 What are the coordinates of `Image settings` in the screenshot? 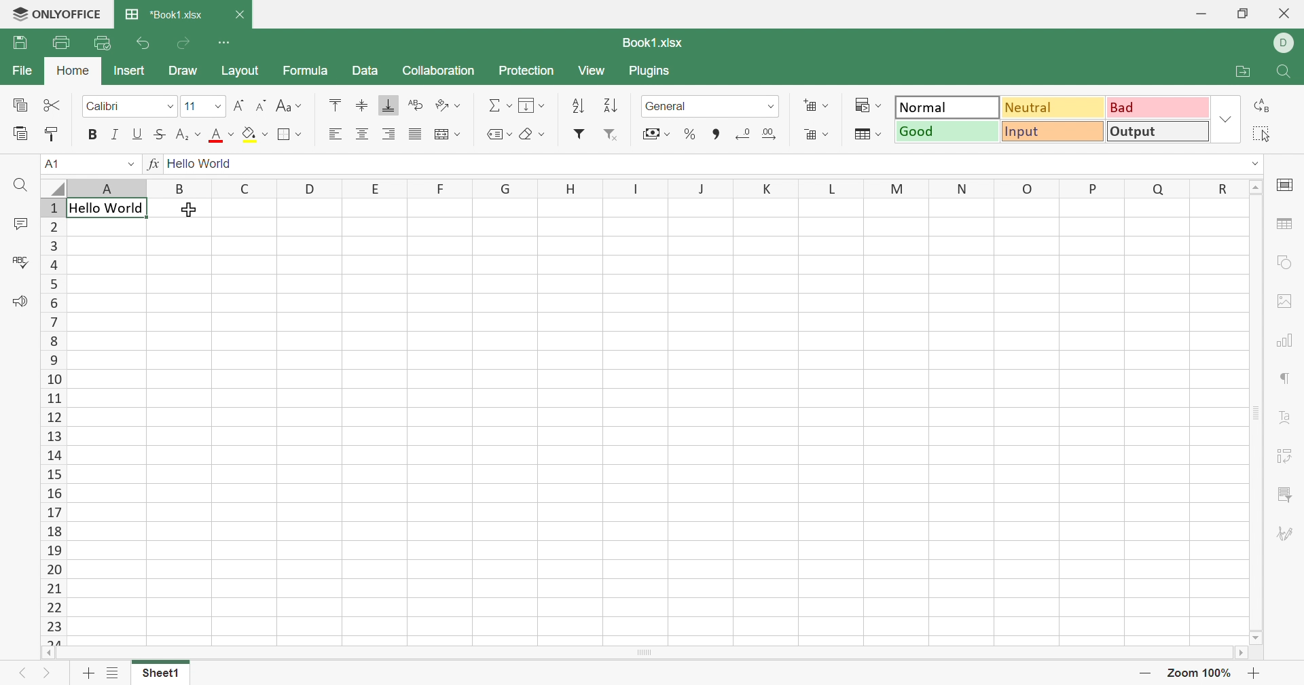 It's located at (1288, 300).